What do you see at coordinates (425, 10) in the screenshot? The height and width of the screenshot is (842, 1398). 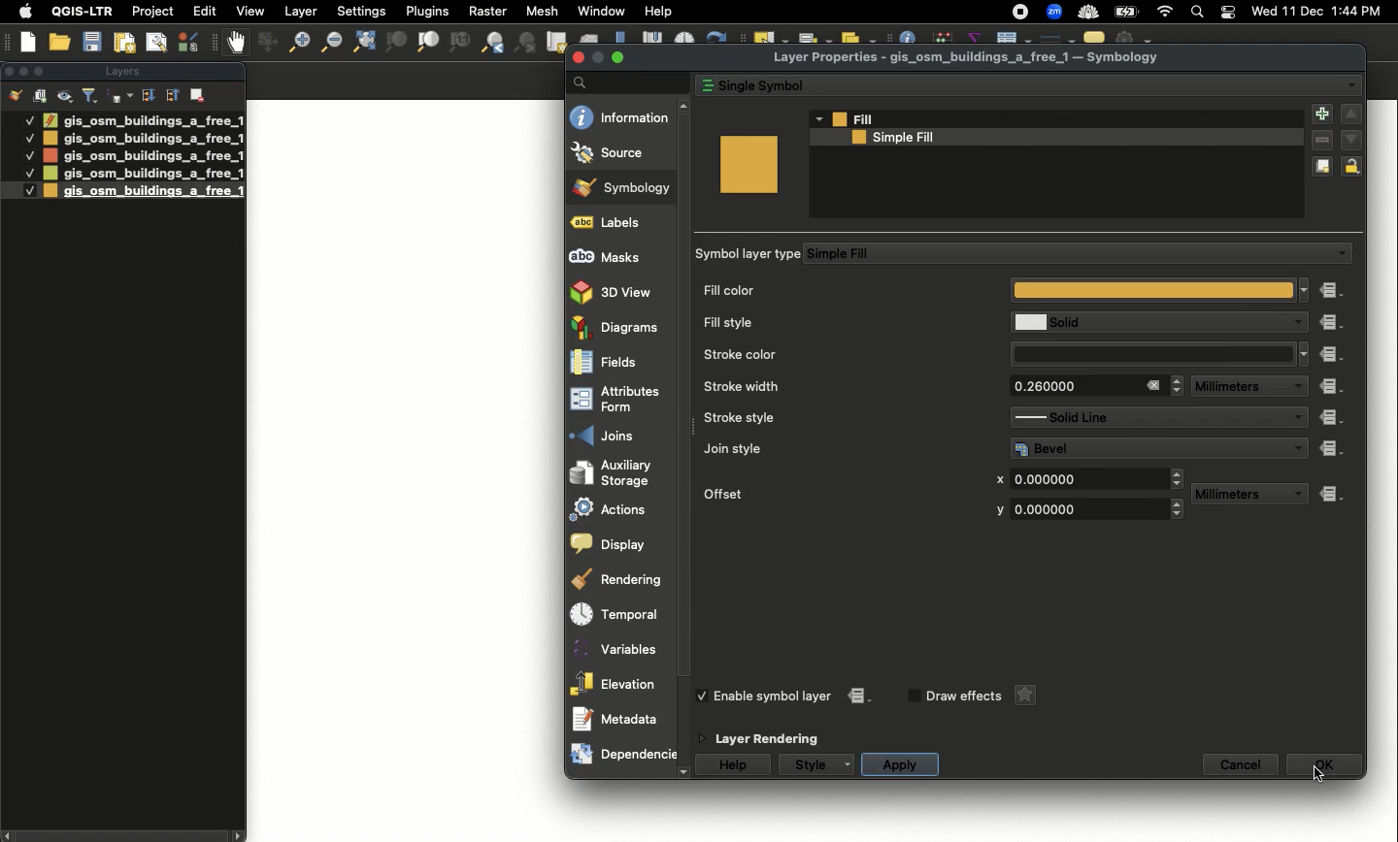 I see `Plugins` at bounding box center [425, 10].